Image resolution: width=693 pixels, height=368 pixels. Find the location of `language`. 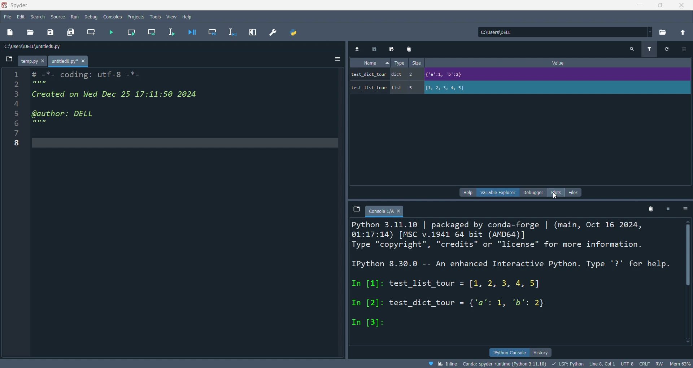

language is located at coordinates (566, 364).